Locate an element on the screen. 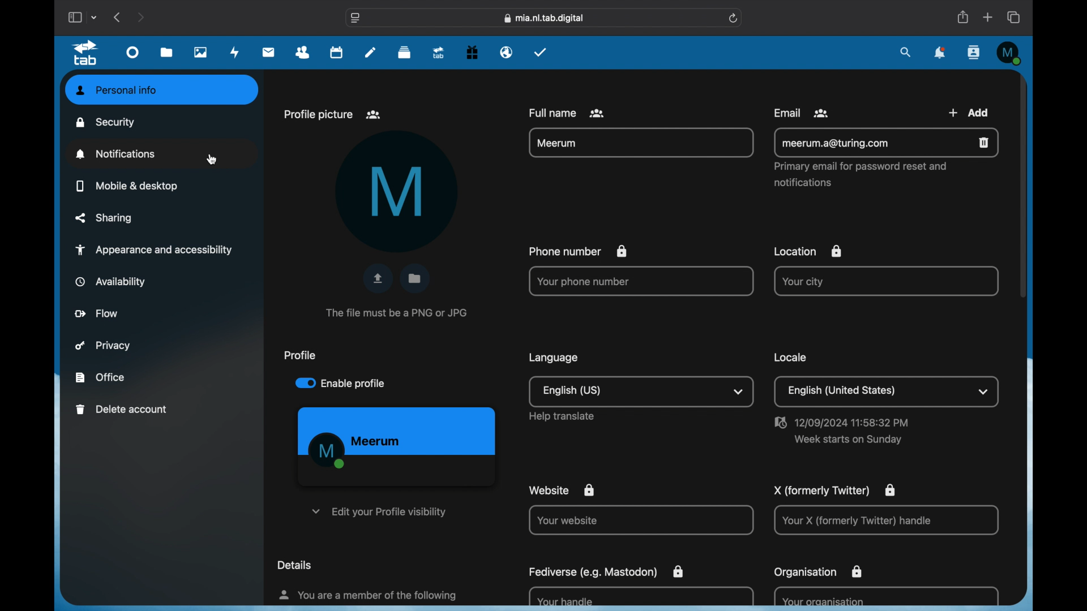  appearance and accessibility is located at coordinates (153, 250).